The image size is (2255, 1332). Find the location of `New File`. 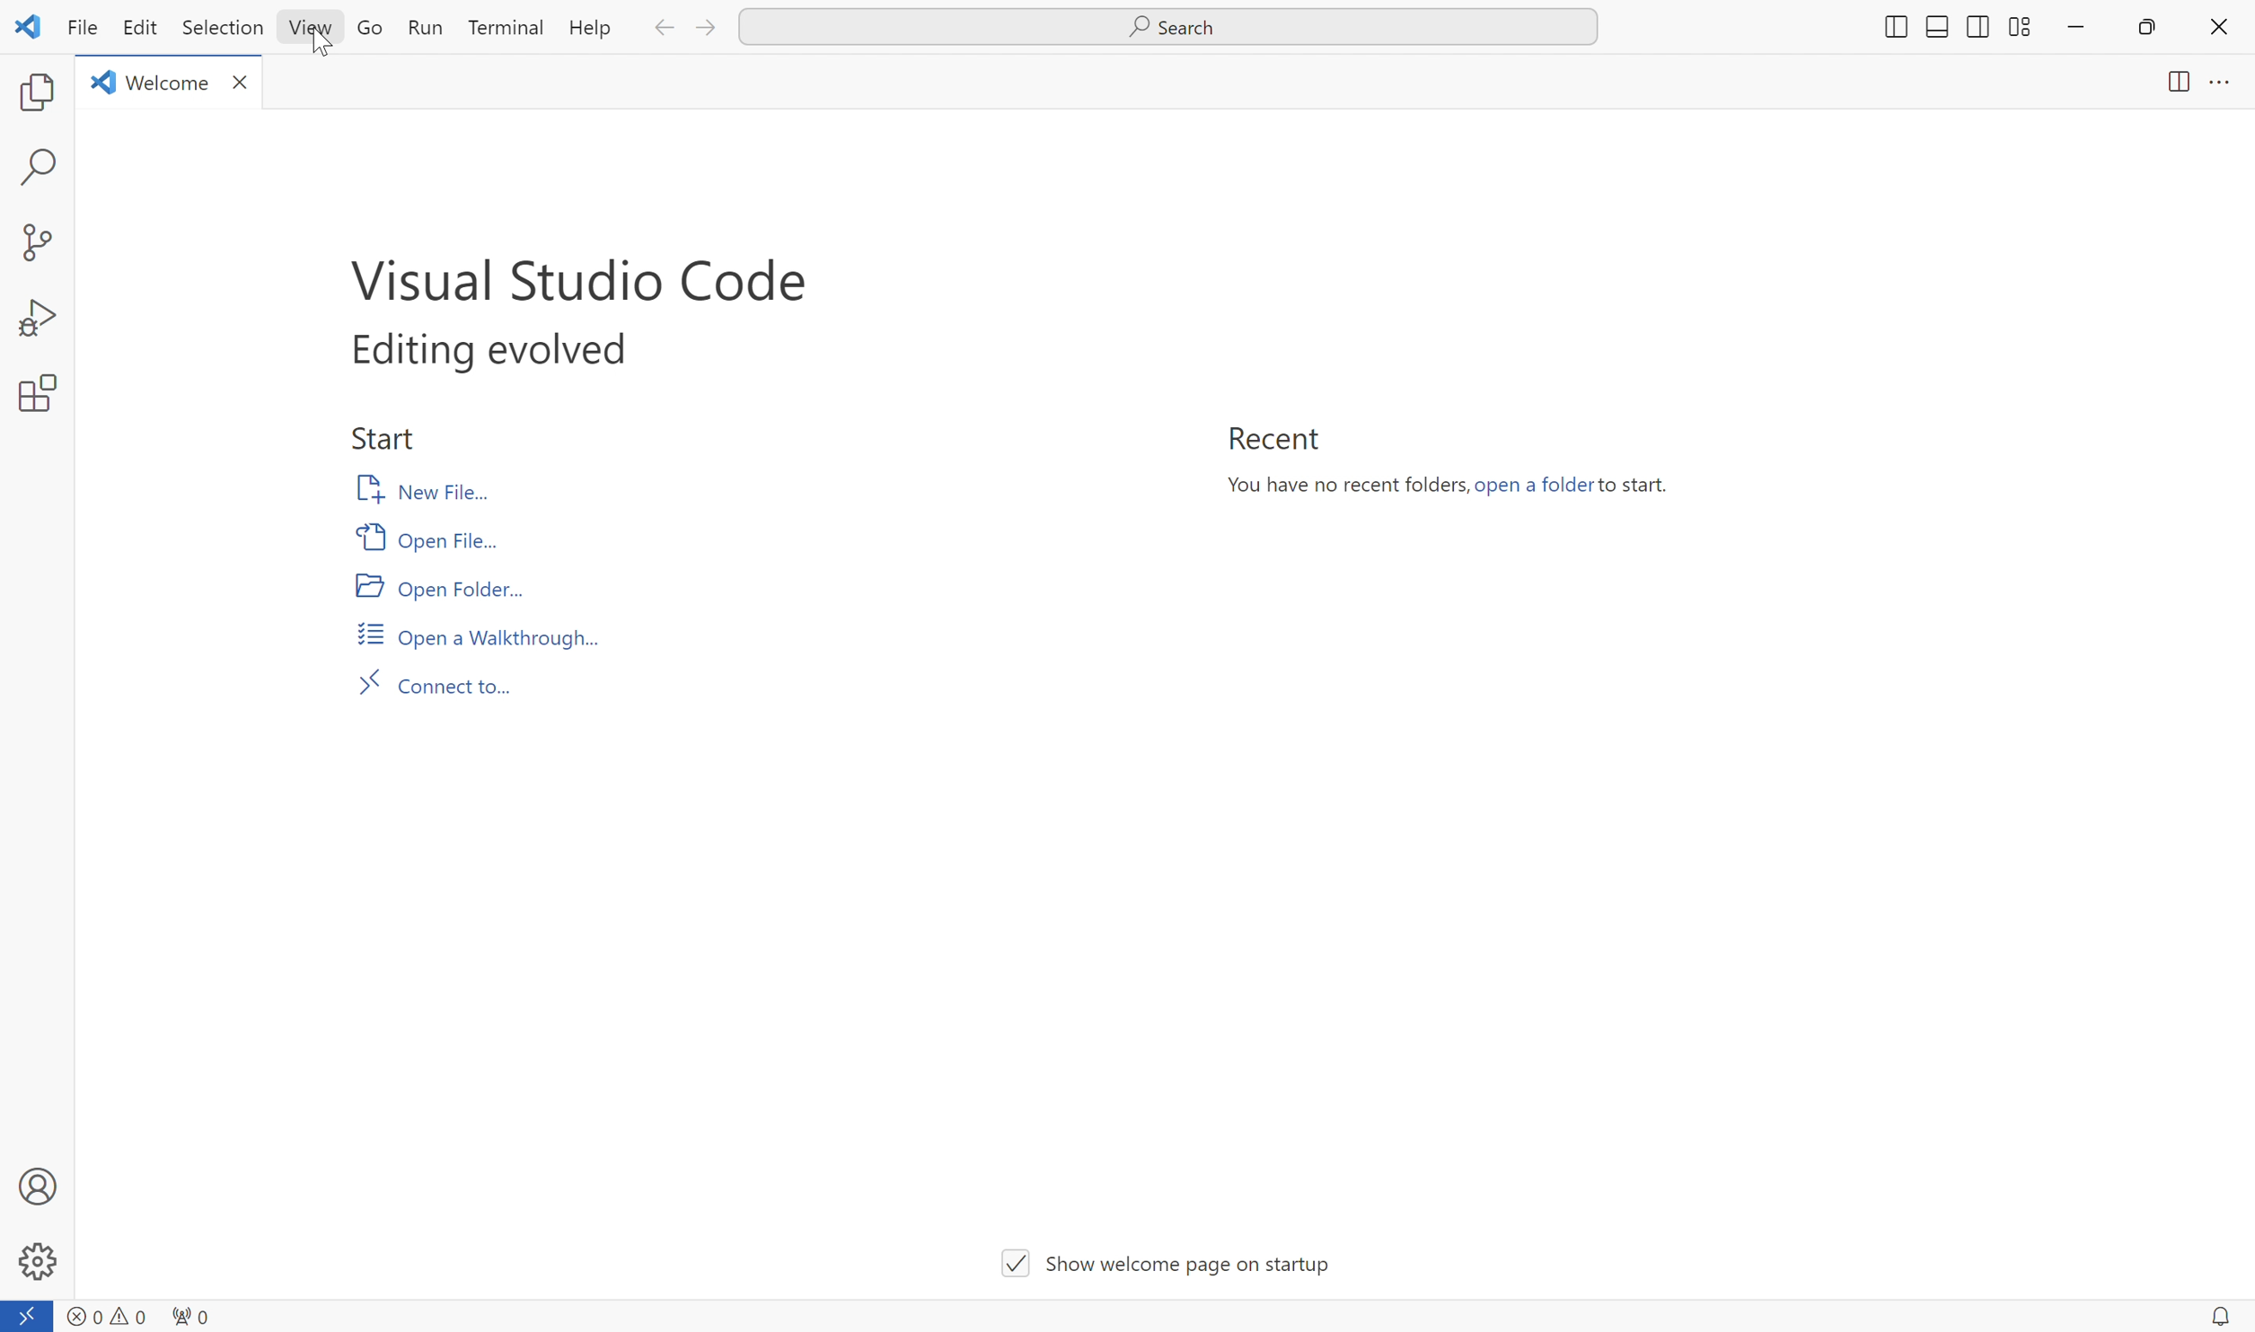

New File is located at coordinates (414, 490).